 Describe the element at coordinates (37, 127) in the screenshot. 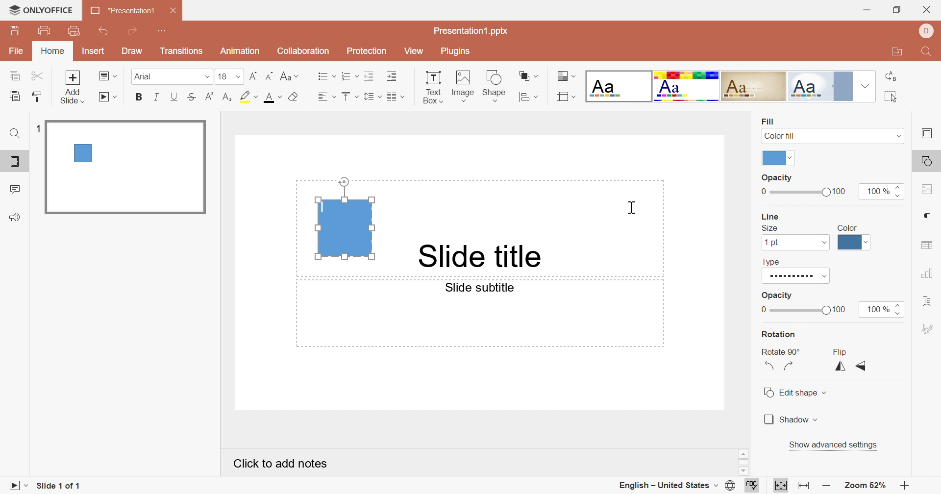

I see `1` at that location.